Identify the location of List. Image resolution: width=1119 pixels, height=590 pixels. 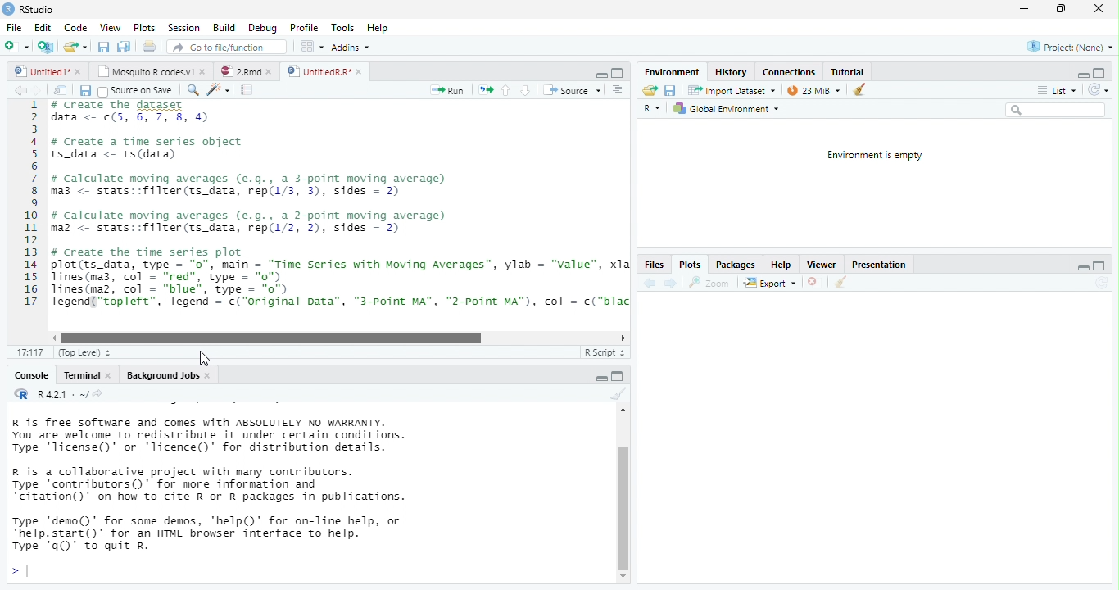
(1056, 91).